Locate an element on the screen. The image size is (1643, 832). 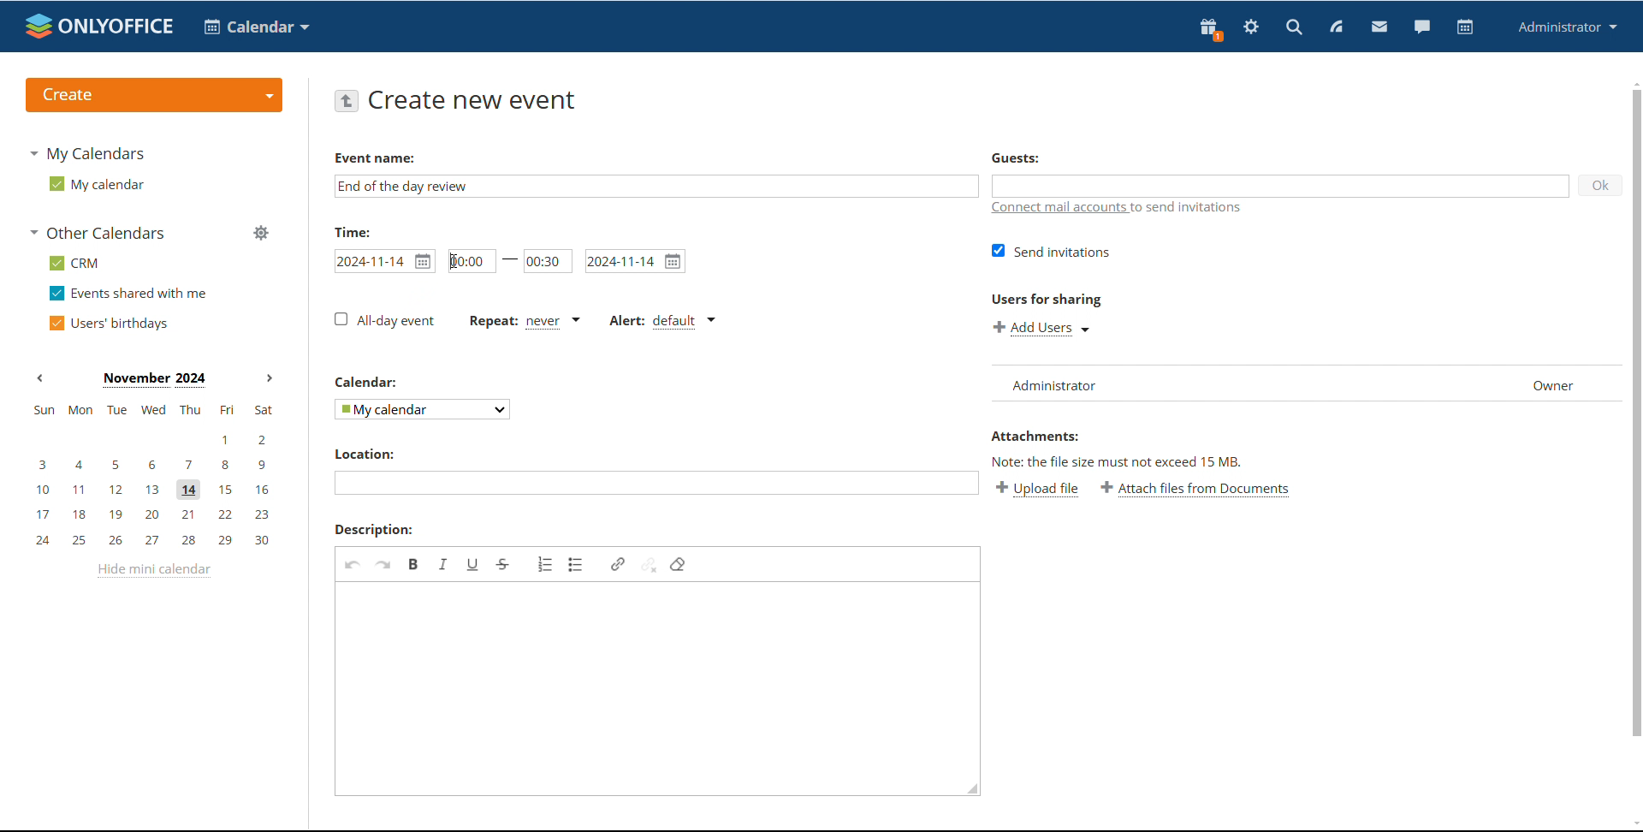
previous month is located at coordinates (39, 377).